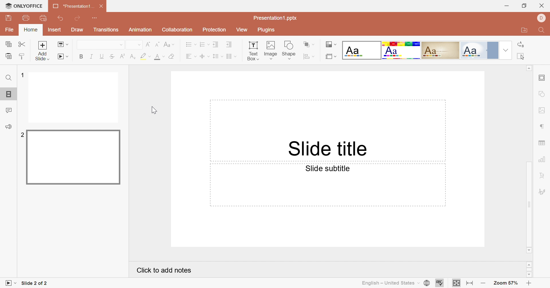 The image size is (550, 288). I want to click on Insert Columns, so click(229, 57).